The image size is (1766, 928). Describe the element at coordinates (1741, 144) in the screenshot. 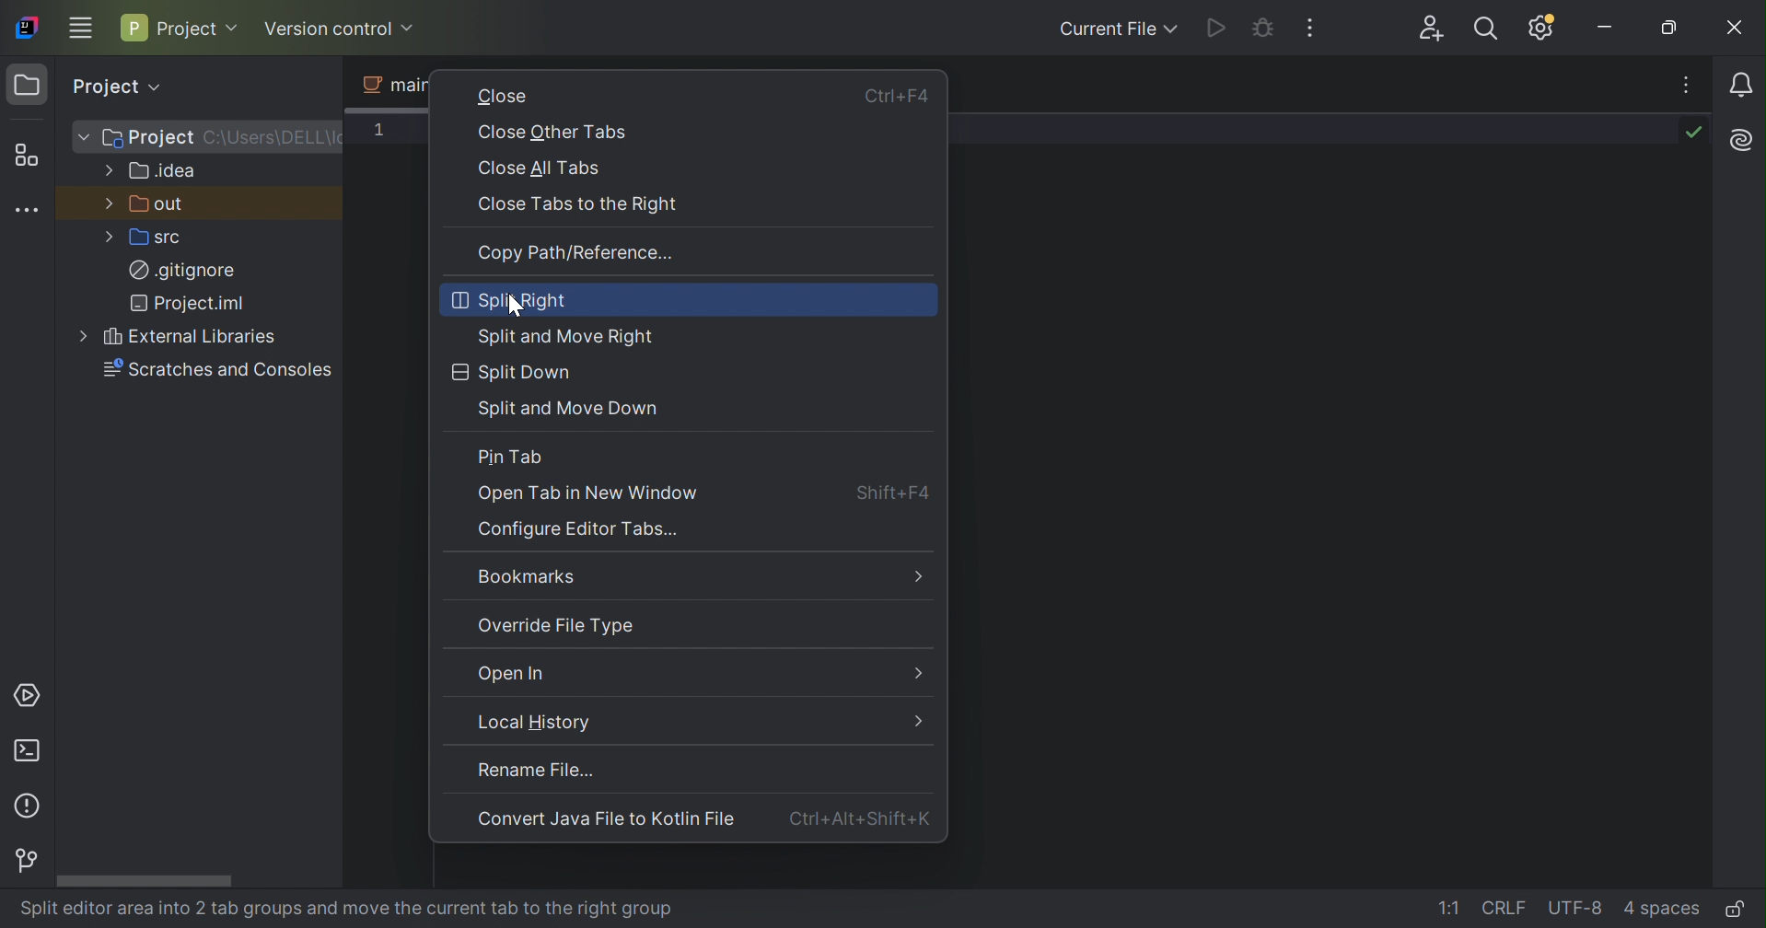

I see `AI Assistant` at that location.